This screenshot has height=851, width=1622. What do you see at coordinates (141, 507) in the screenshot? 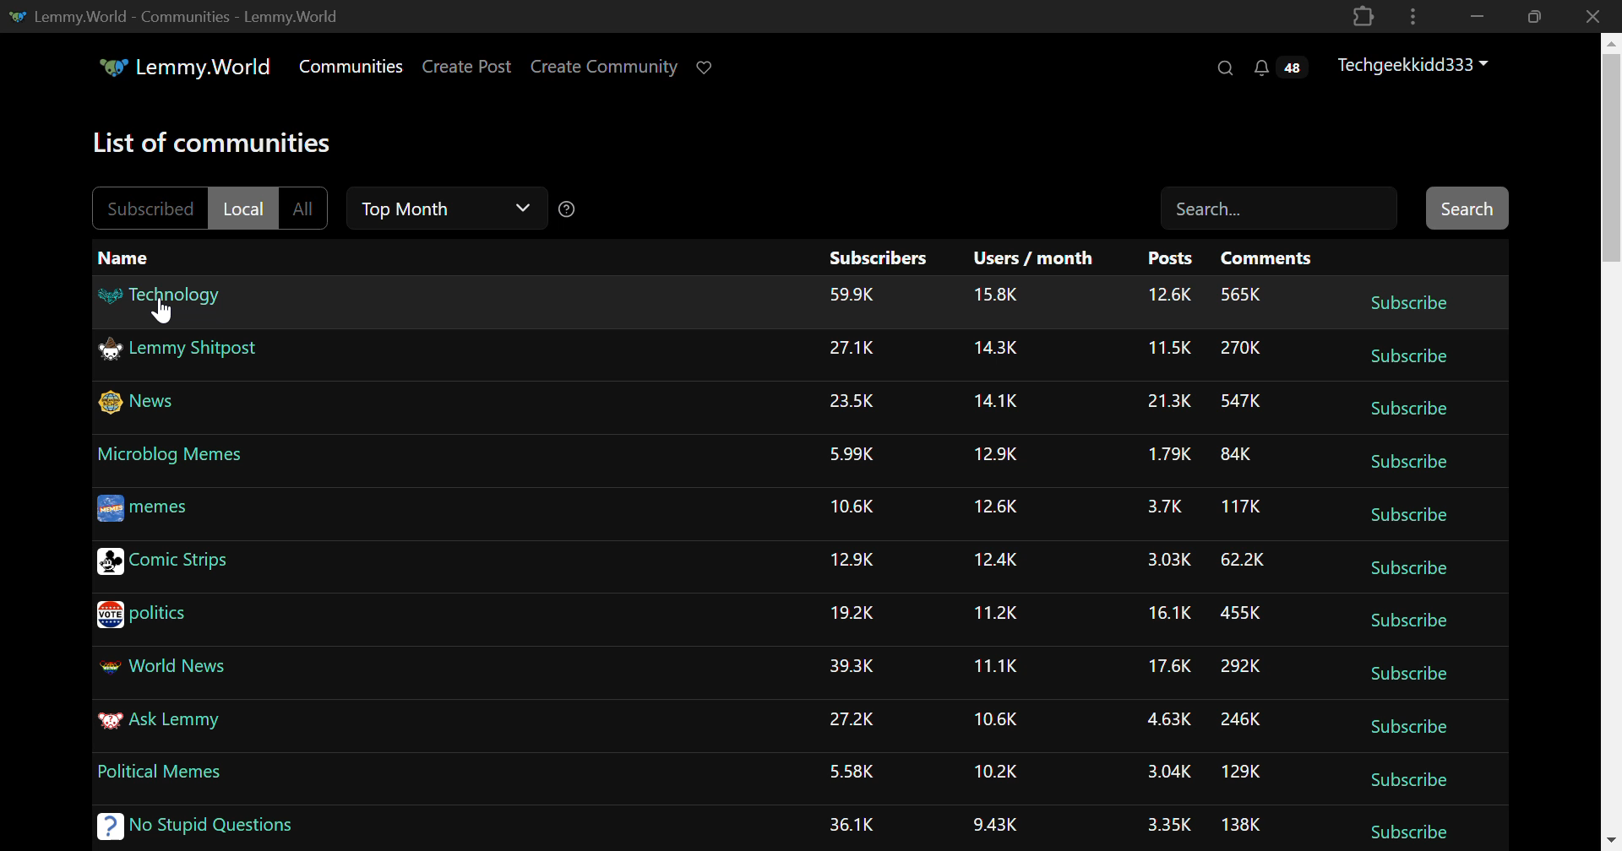
I see `memes` at bounding box center [141, 507].